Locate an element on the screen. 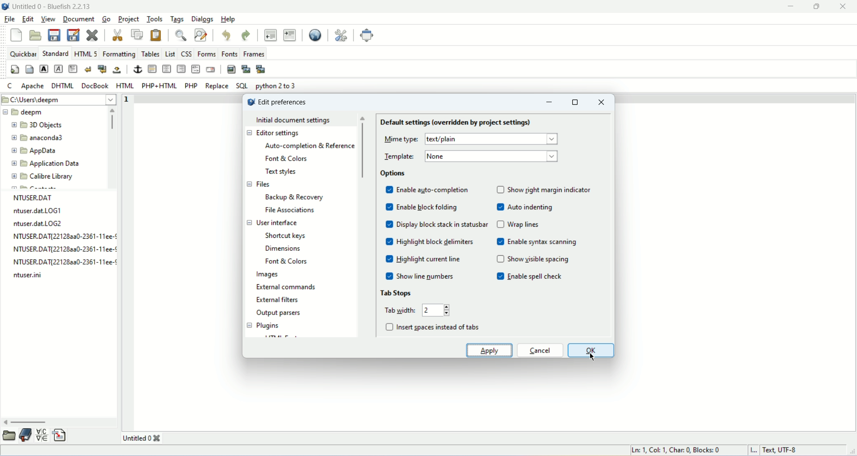  insert spaces instead of tabs is located at coordinates (440, 328).